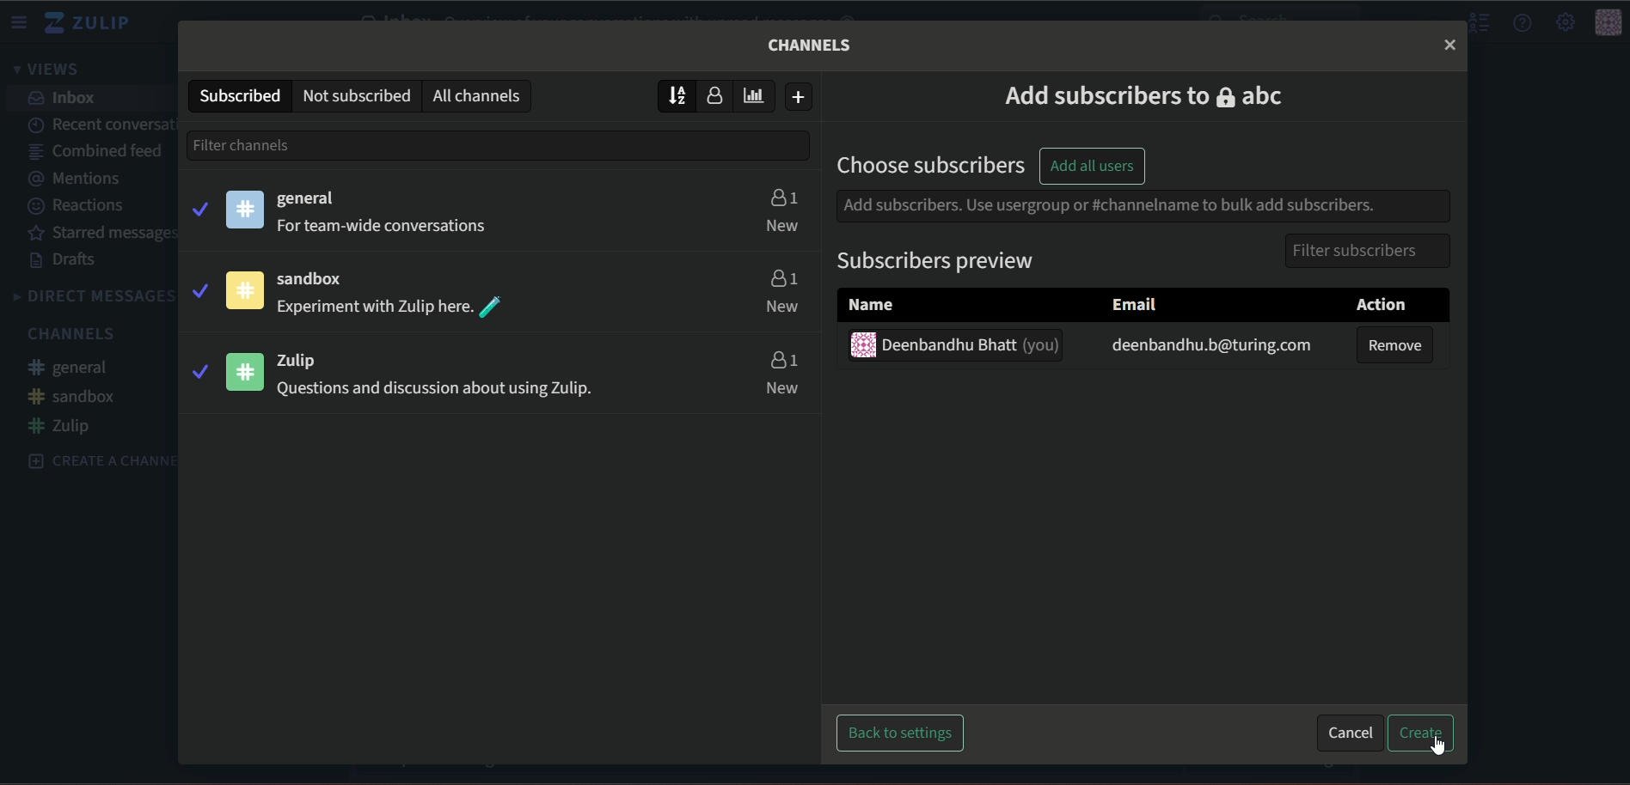 The height and width of the screenshot is (785, 1630). Describe the element at coordinates (782, 225) in the screenshot. I see `new` at that location.